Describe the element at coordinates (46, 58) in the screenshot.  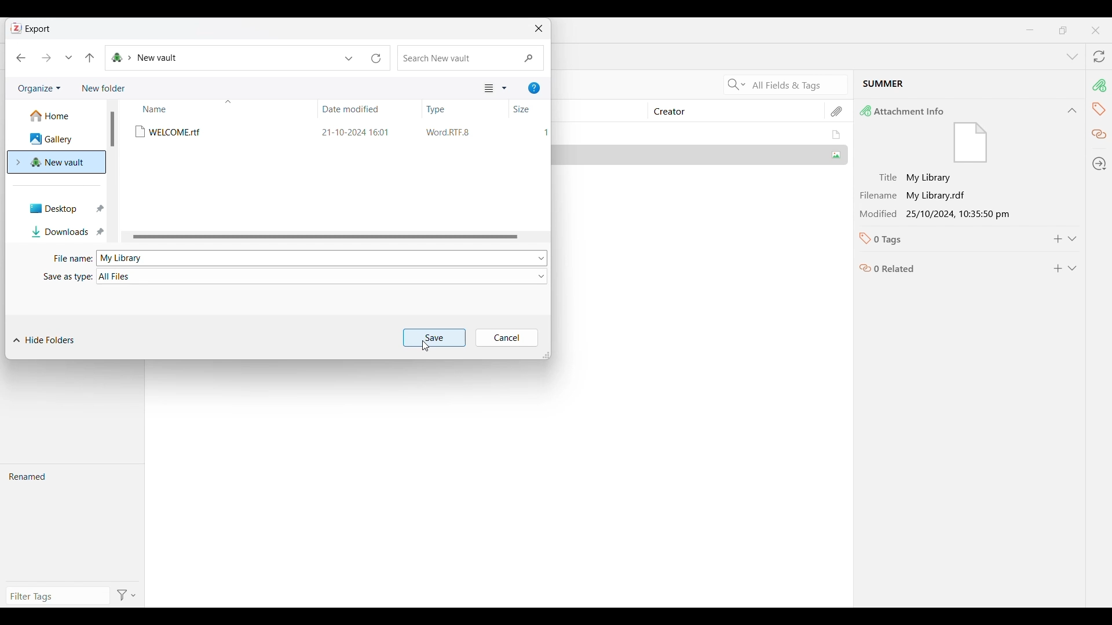
I see `Forward` at that location.